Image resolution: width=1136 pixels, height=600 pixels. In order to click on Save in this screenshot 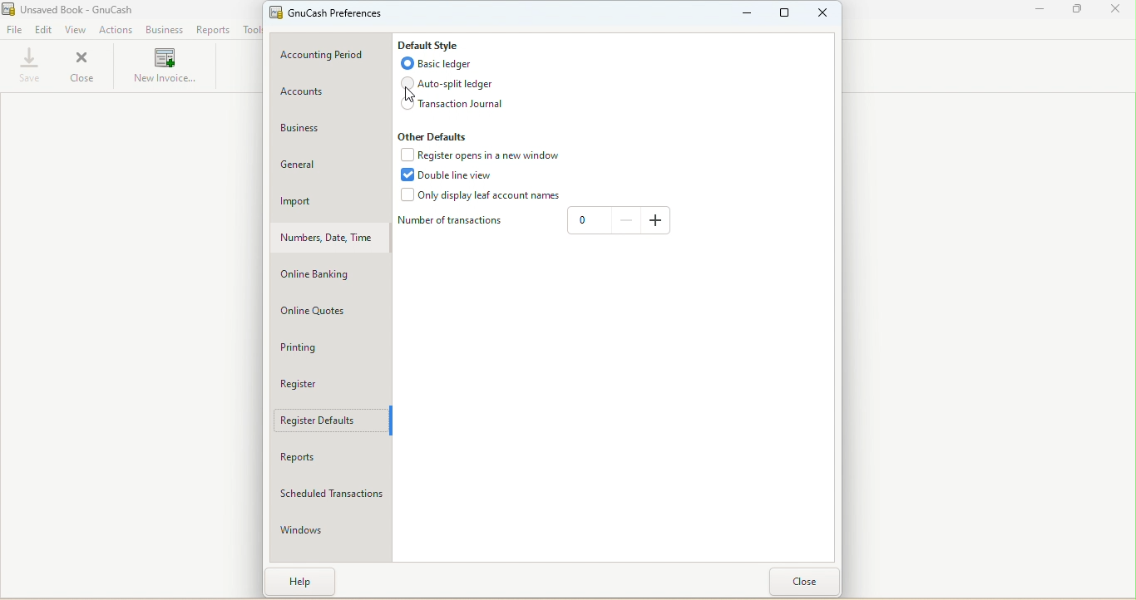, I will do `click(28, 67)`.